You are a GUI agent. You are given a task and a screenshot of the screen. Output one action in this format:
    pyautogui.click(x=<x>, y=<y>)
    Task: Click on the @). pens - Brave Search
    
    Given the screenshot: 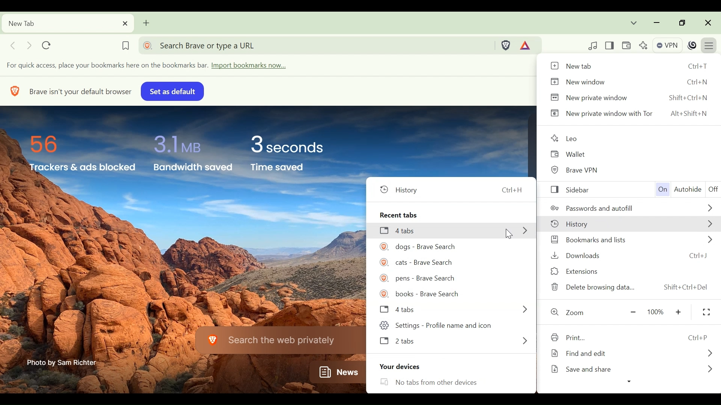 What is the action you would take?
    pyautogui.click(x=416, y=278)
    